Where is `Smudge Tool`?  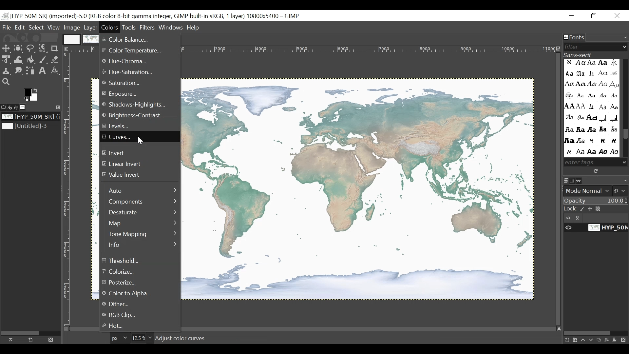 Smudge Tool is located at coordinates (18, 71).